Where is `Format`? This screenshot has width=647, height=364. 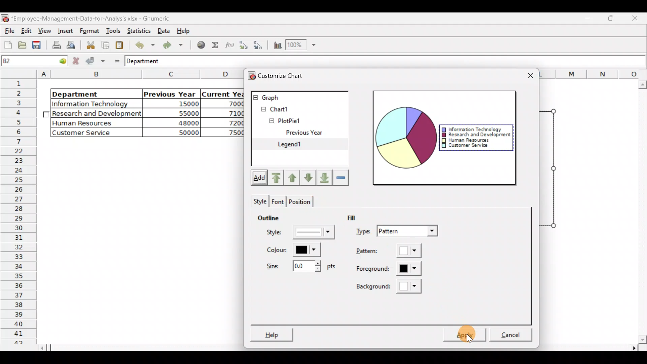
Format is located at coordinates (88, 31).